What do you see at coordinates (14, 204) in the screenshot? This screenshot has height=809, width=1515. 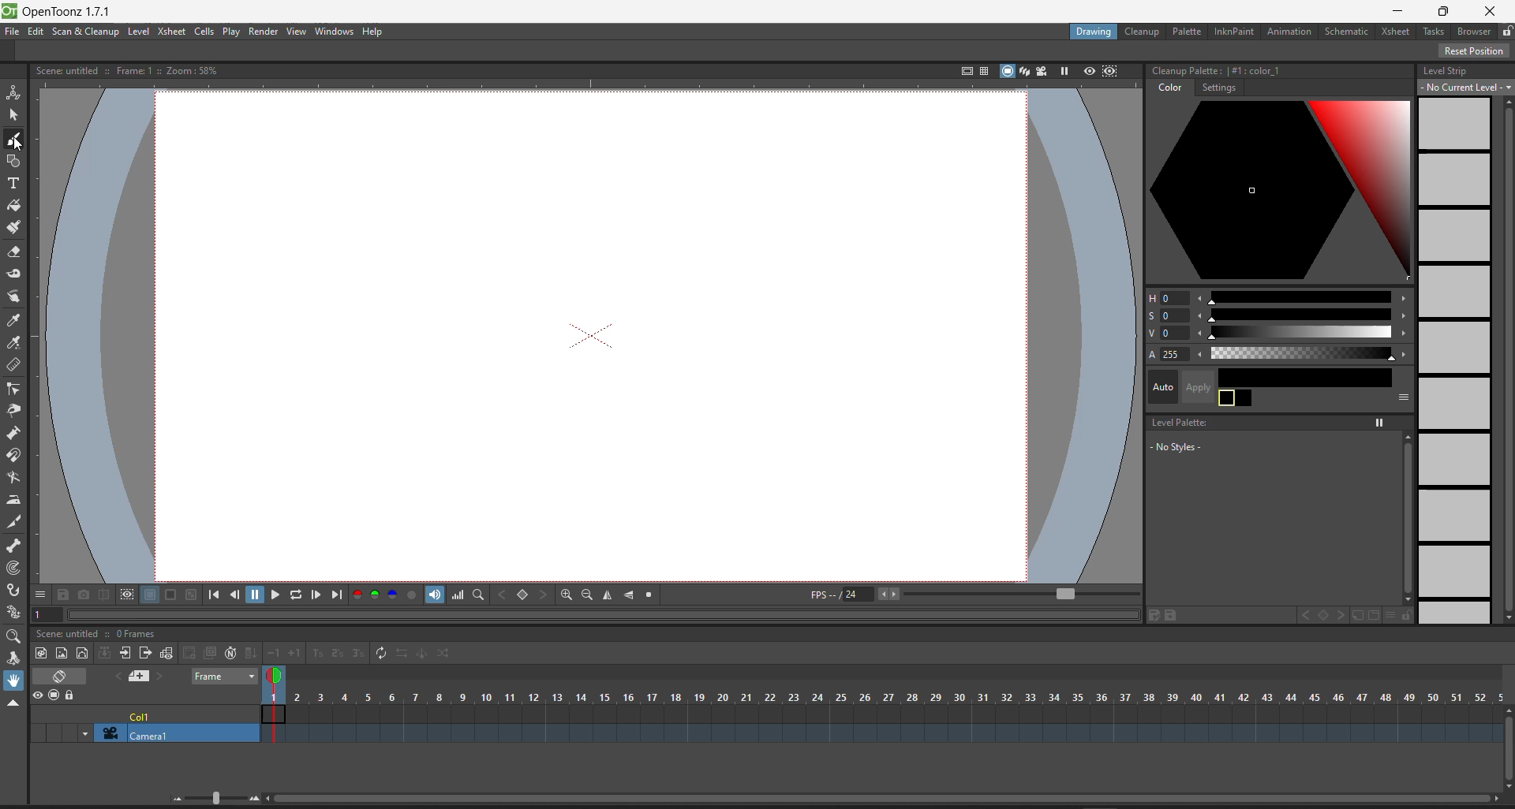 I see `fill tool` at bounding box center [14, 204].